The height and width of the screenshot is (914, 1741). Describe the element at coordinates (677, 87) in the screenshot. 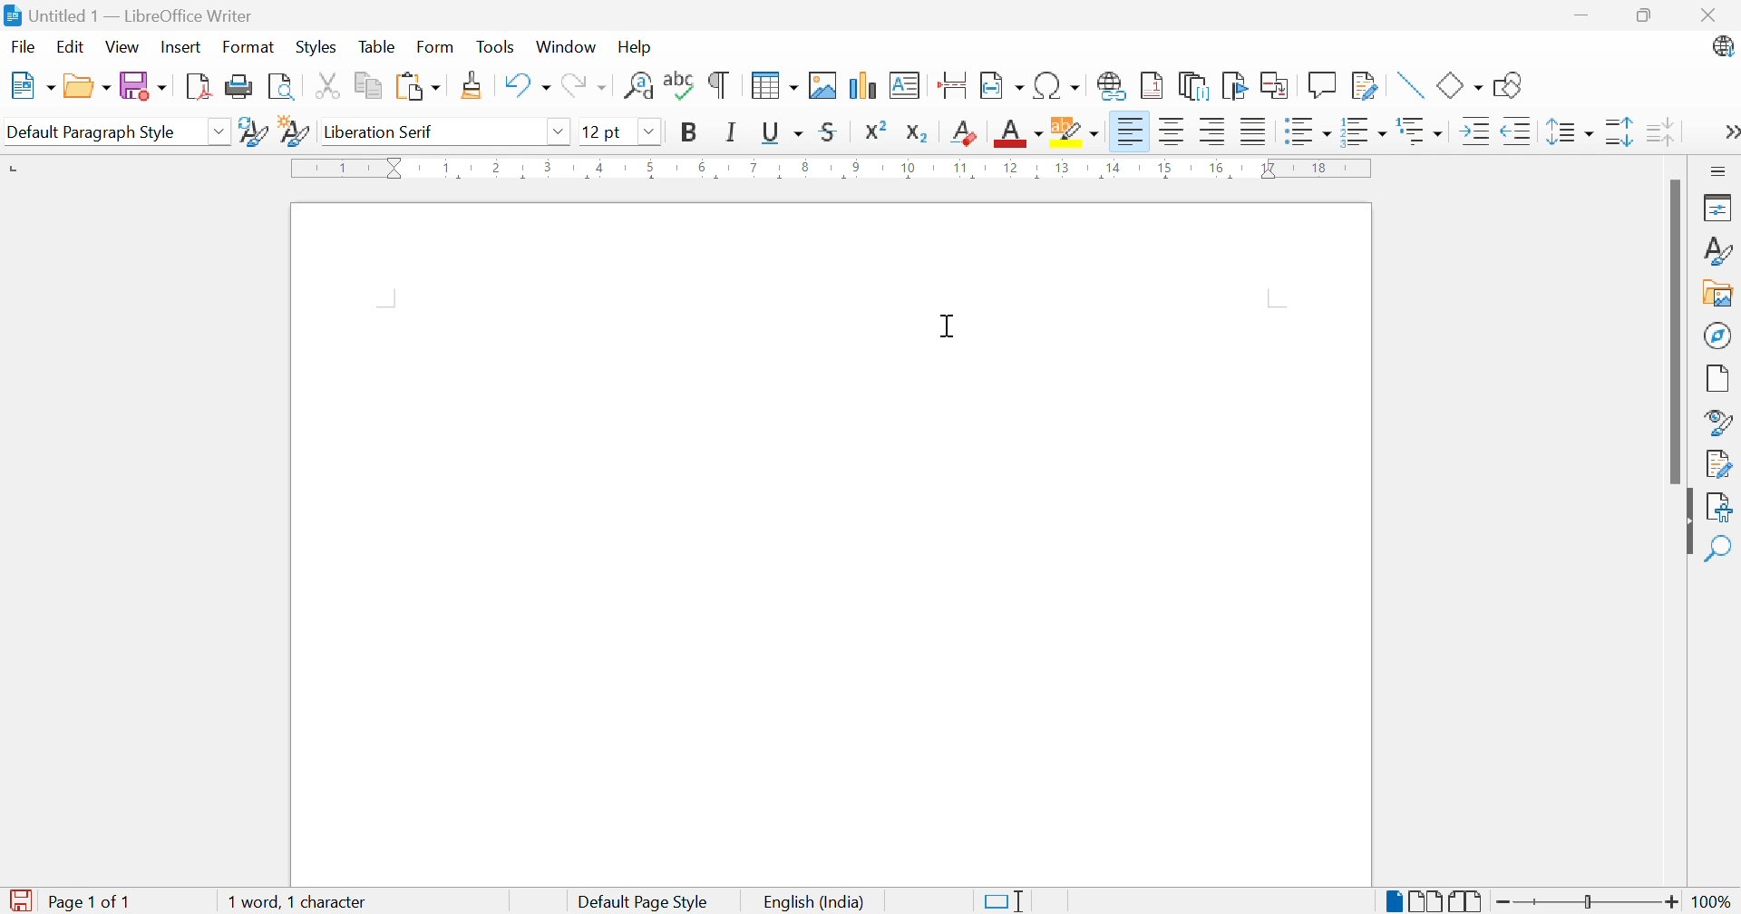

I see `Check Spelling` at that location.